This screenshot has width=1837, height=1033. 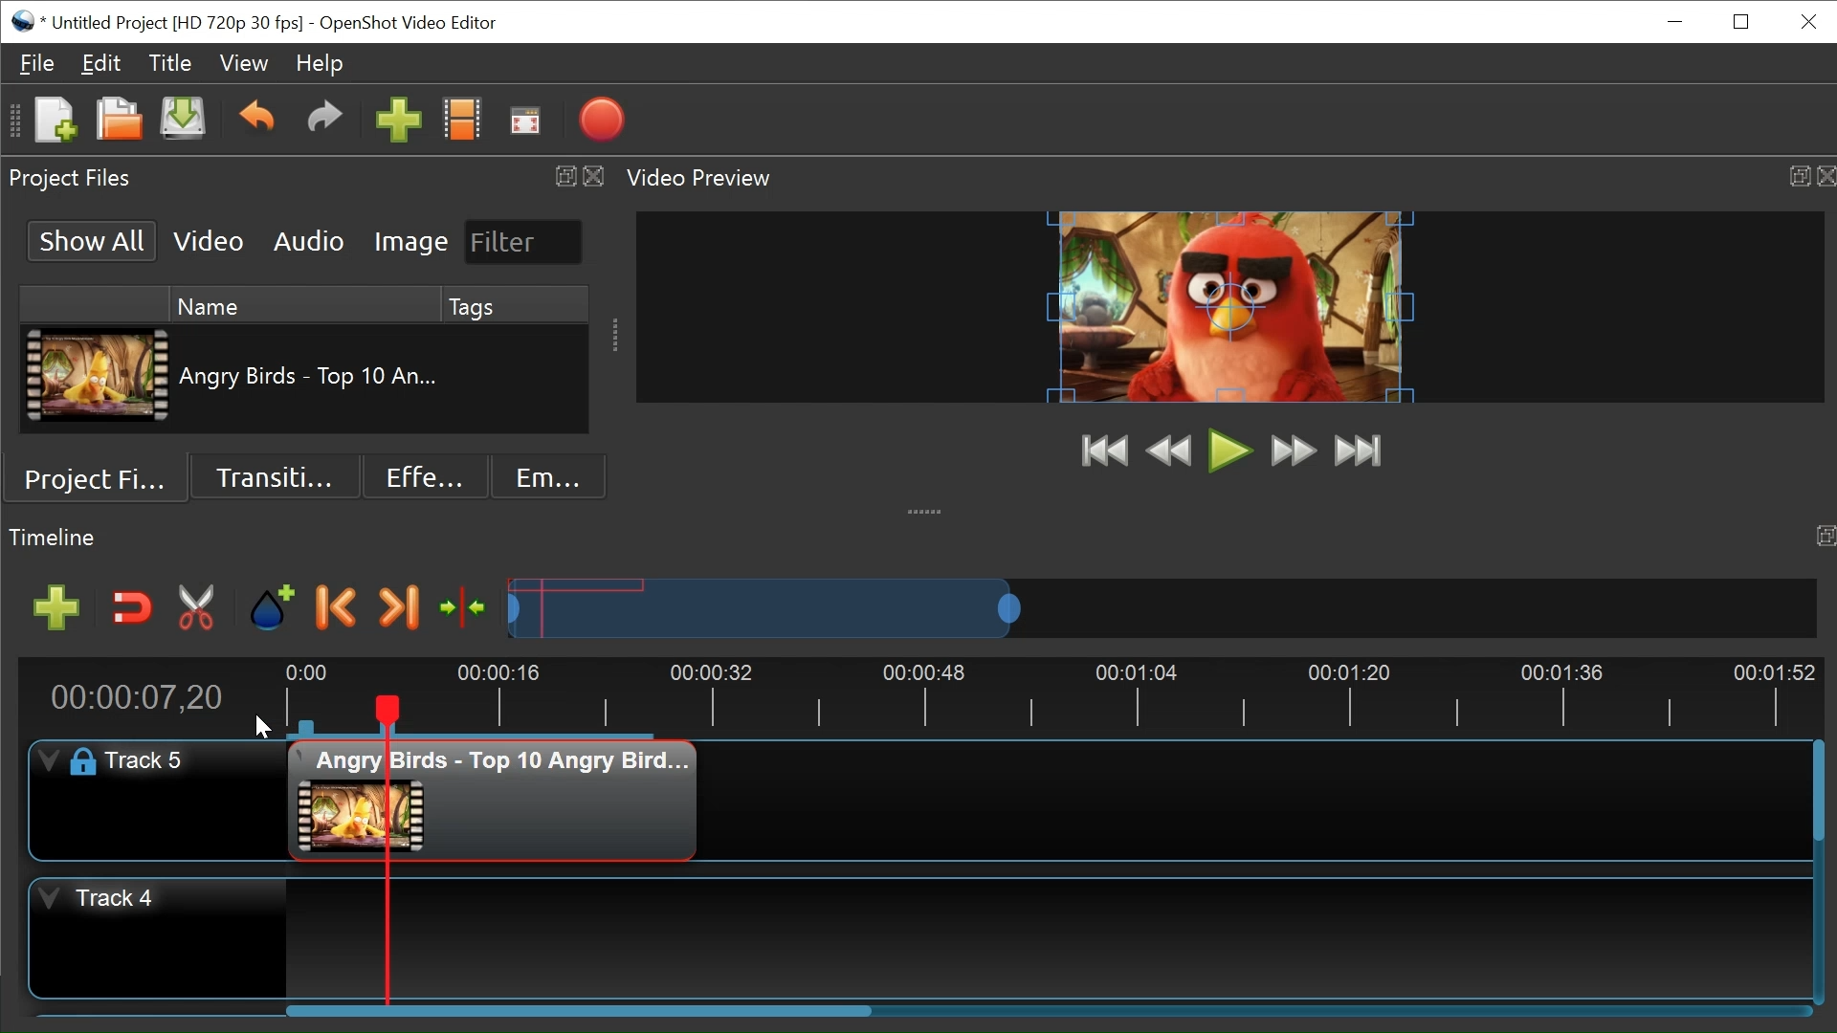 What do you see at coordinates (210, 240) in the screenshot?
I see `Video` at bounding box center [210, 240].